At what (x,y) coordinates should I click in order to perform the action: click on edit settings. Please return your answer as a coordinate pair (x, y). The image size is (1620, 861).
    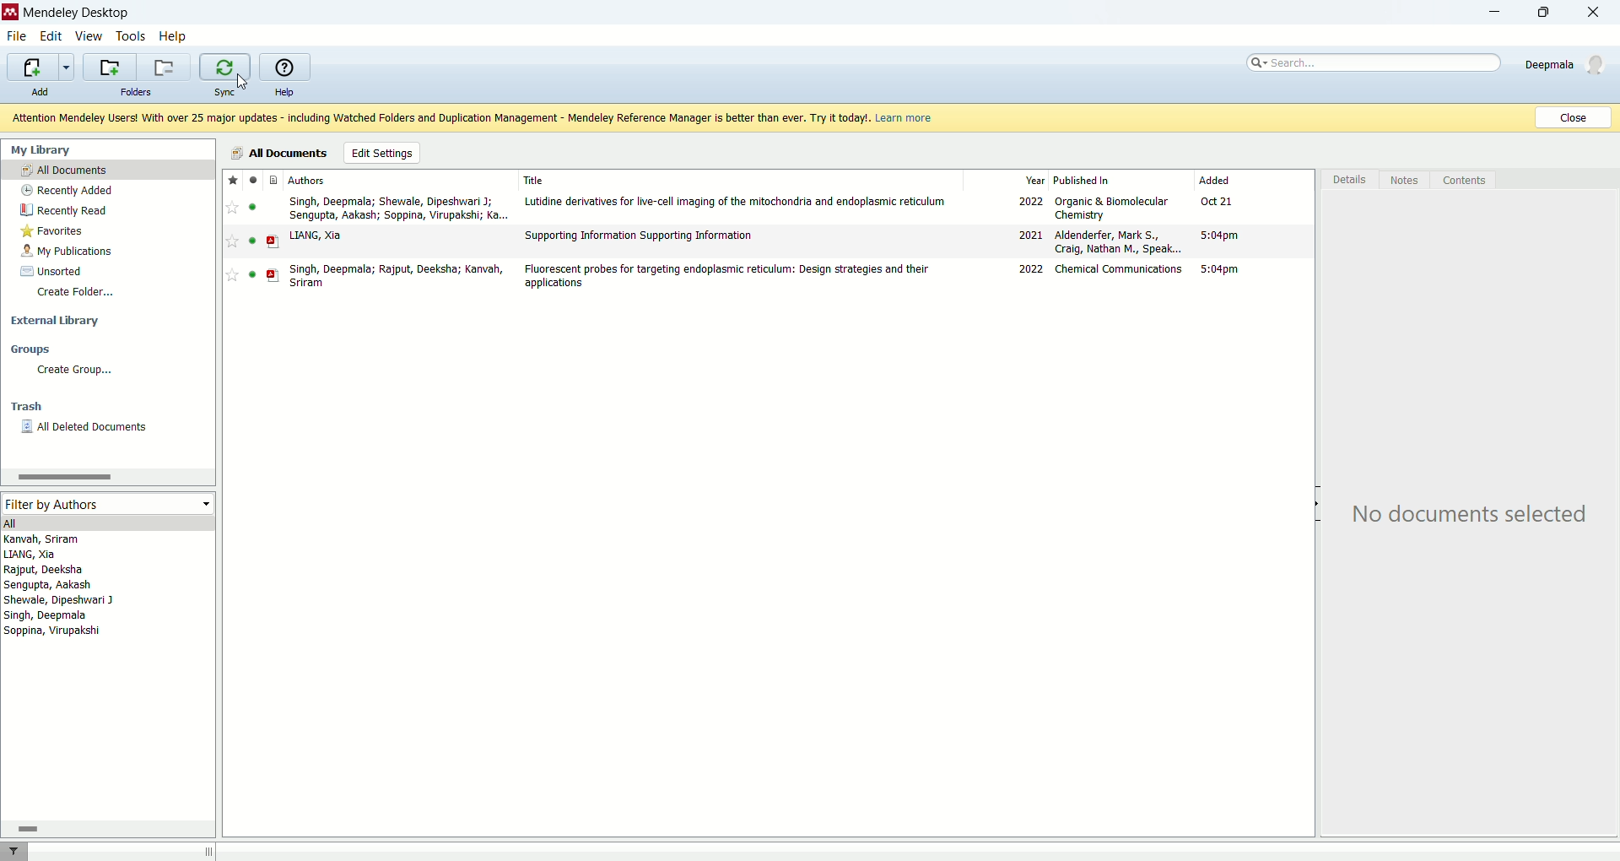
    Looking at the image, I should click on (381, 153).